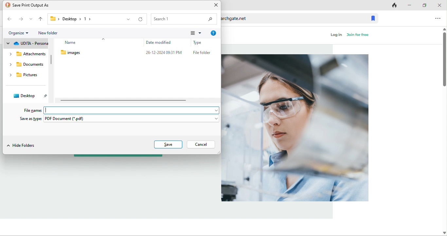 This screenshot has height=236, width=447. I want to click on search bar, so click(184, 19).